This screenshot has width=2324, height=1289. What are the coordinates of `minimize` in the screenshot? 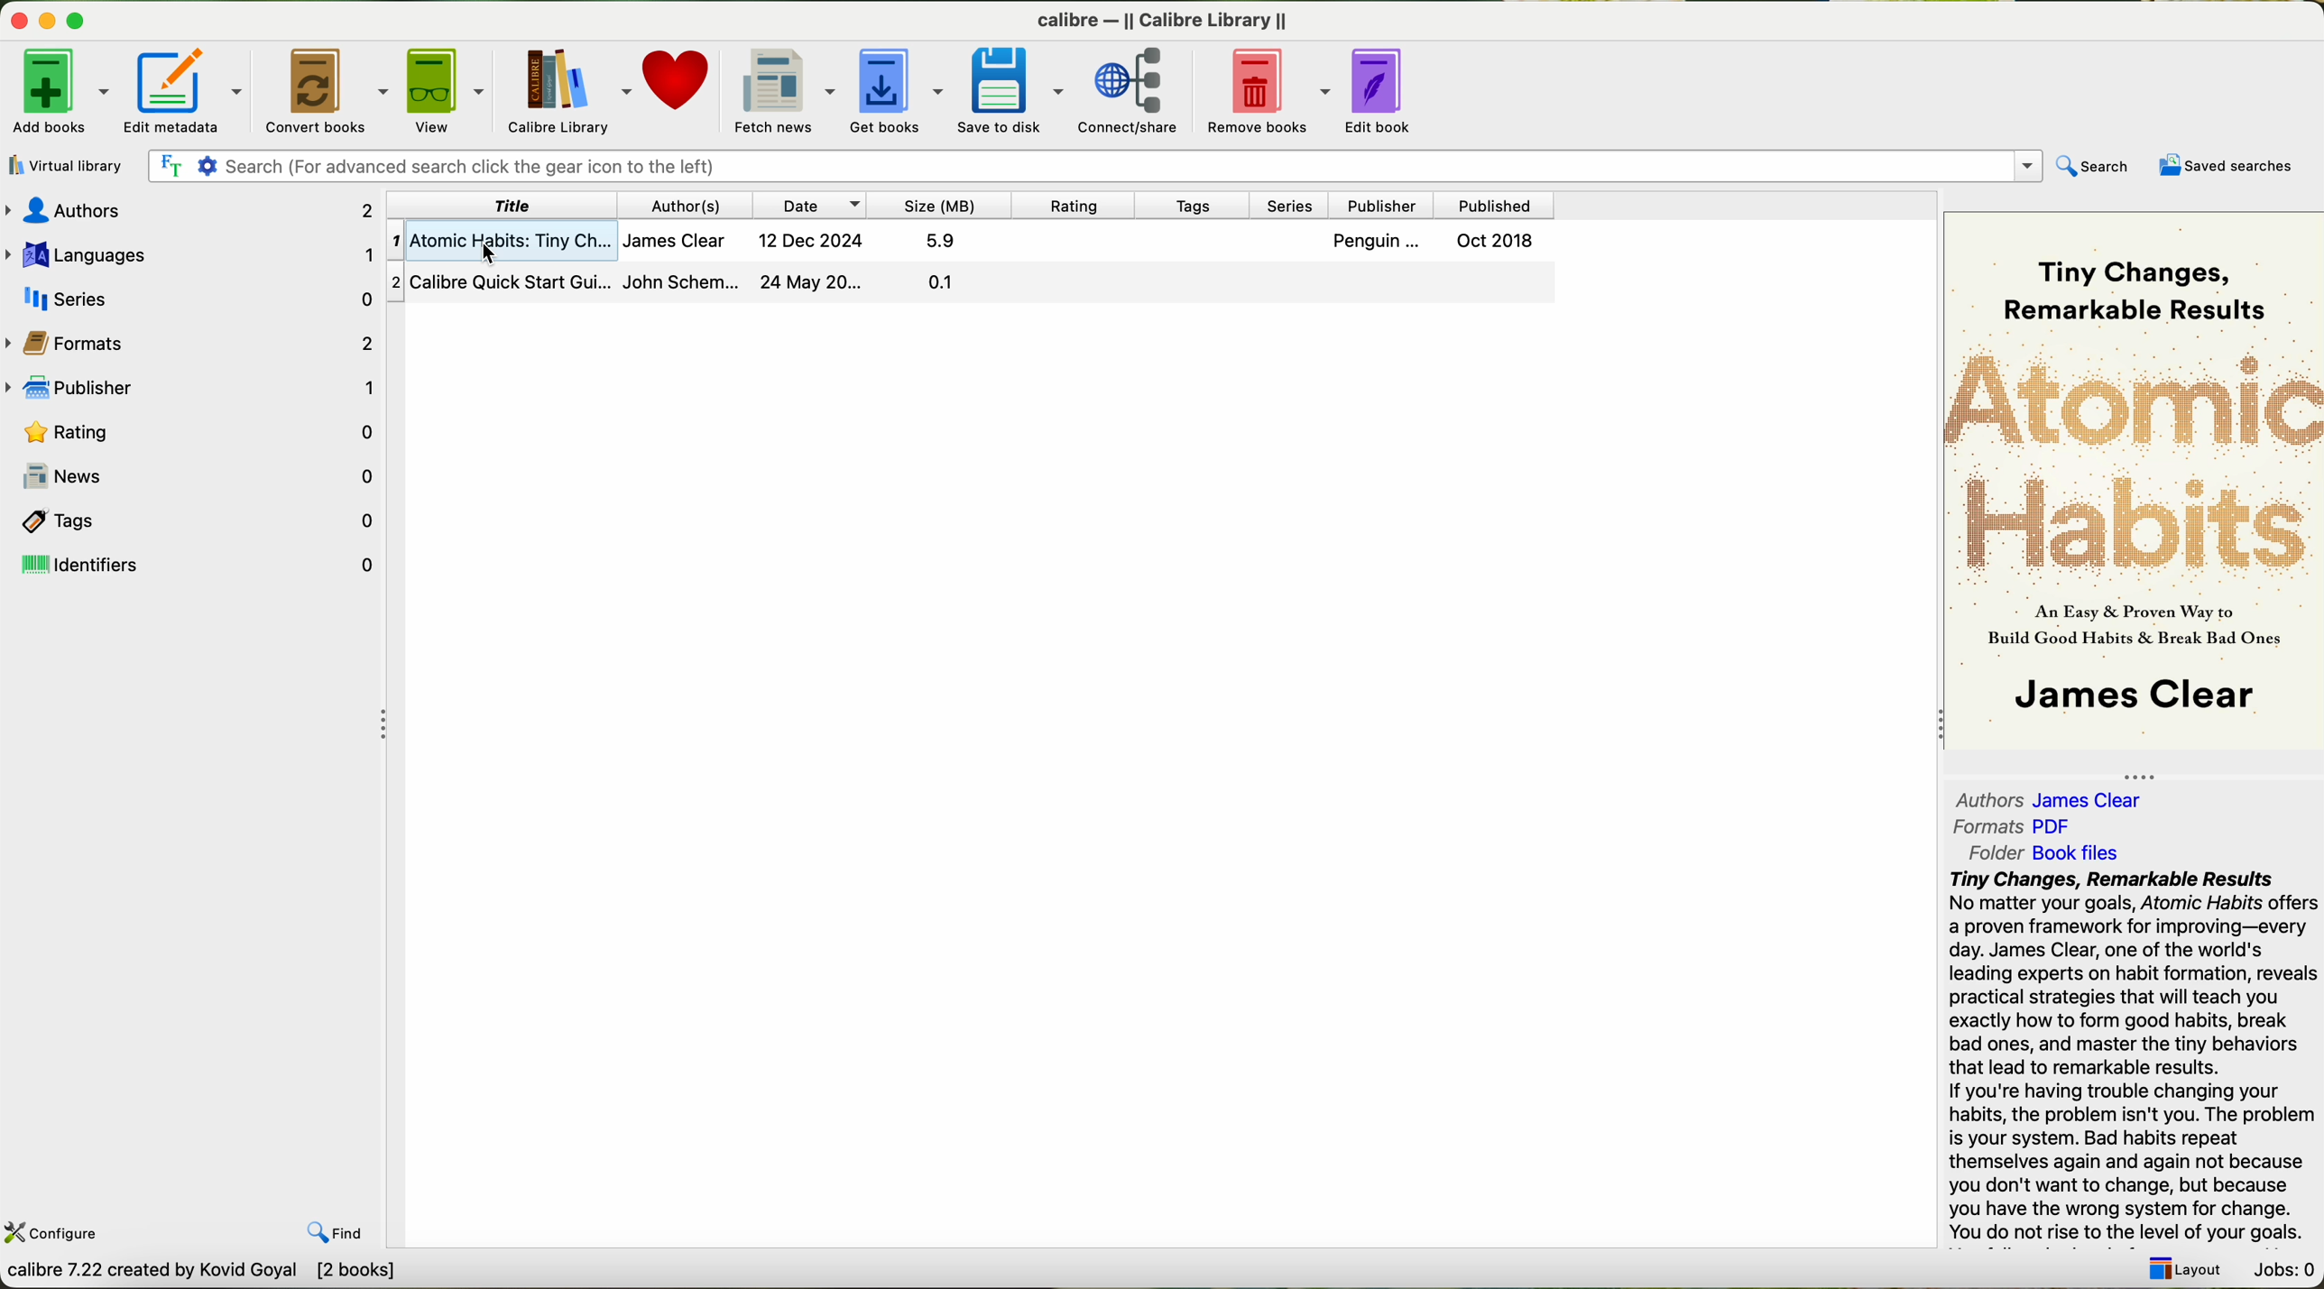 It's located at (48, 17).